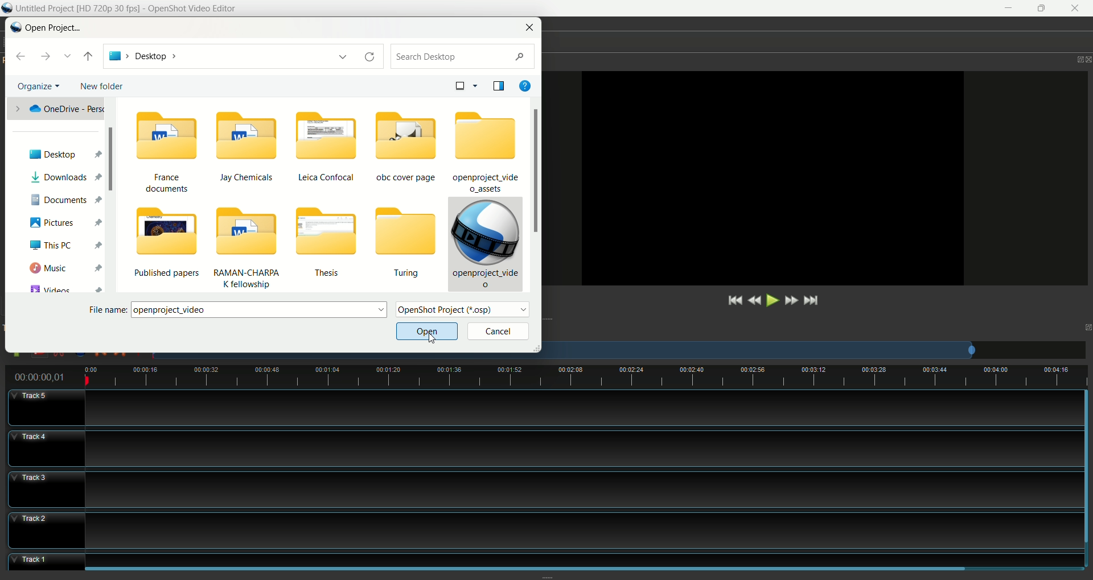  Describe the element at coordinates (47, 56) in the screenshot. I see `forward` at that location.